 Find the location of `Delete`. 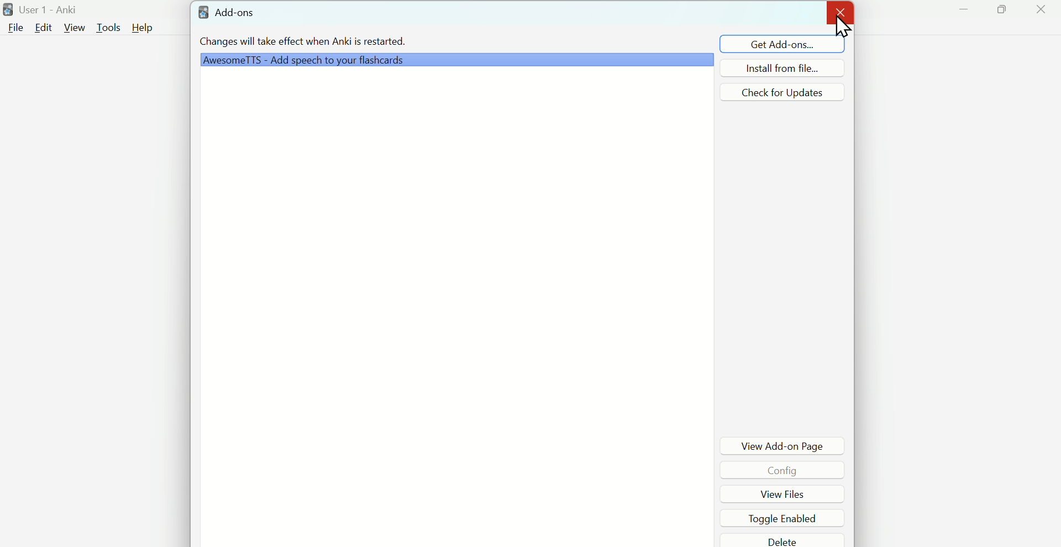

Delete is located at coordinates (783, 542).